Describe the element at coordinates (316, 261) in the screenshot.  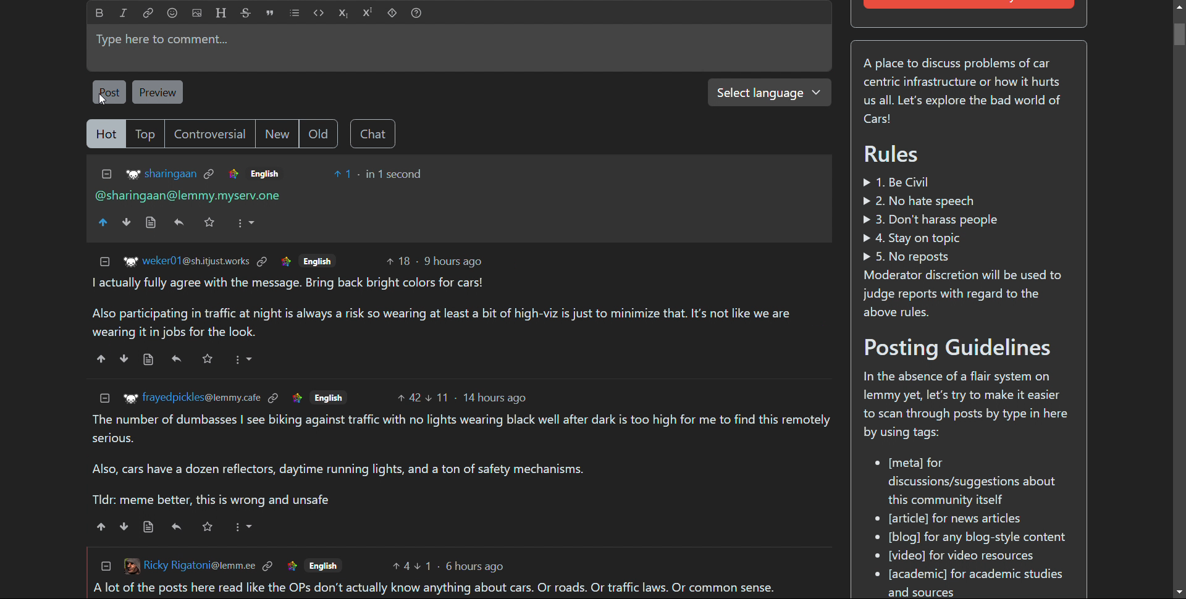
I see `English` at that location.